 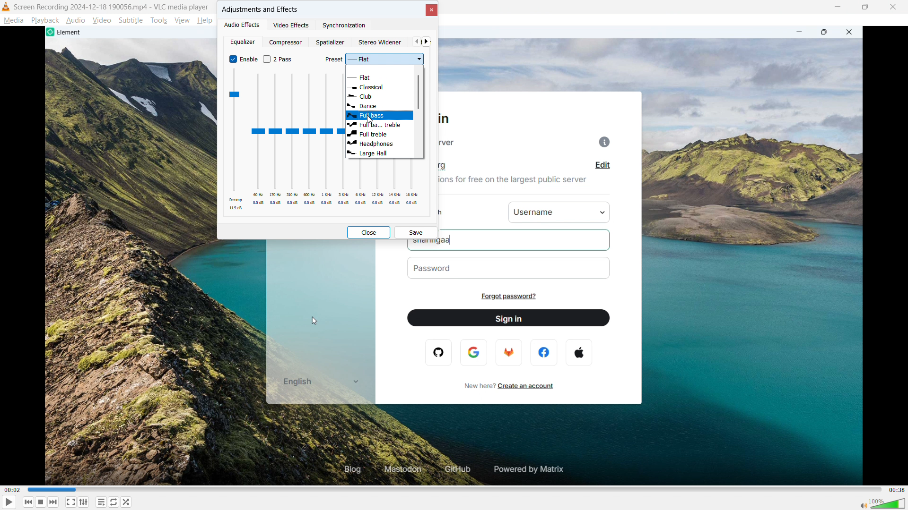 What do you see at coordinates (103, 502) in the screenshot?
I see `Toggle playlist ` at bounding box center [103, 502].